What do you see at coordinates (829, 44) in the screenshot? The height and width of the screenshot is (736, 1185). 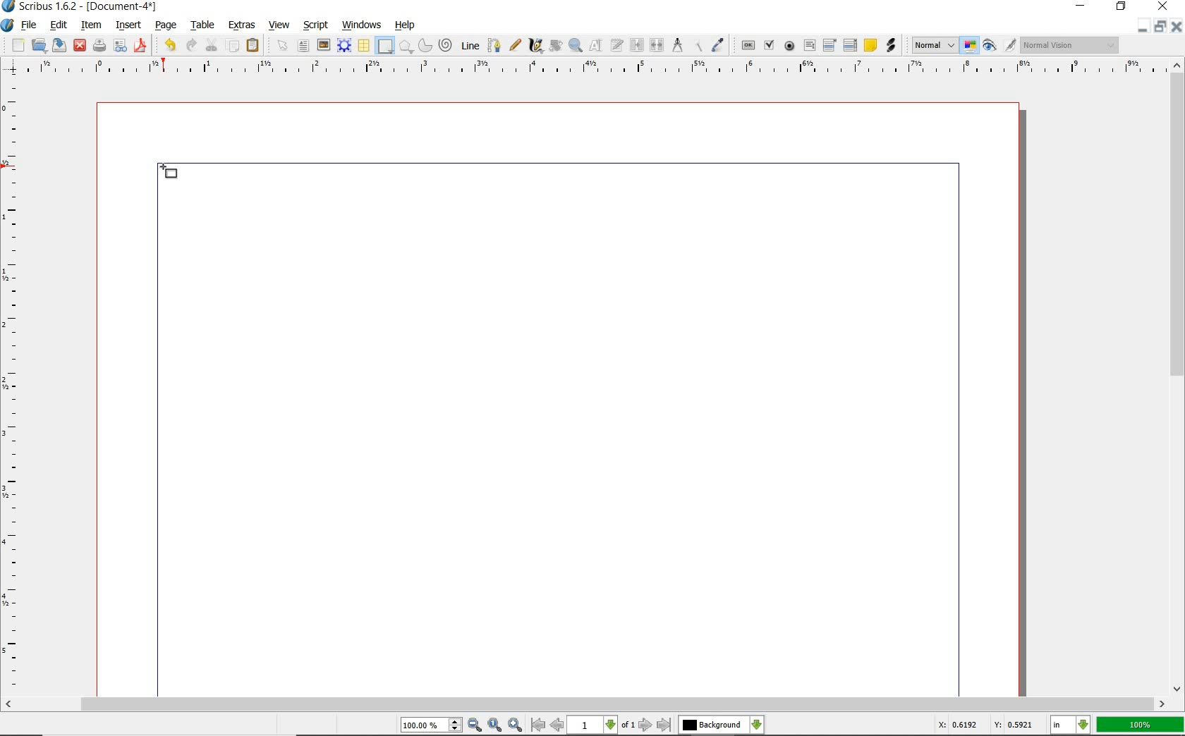 I see `pdf combo box` at bounding box center [829, 44].